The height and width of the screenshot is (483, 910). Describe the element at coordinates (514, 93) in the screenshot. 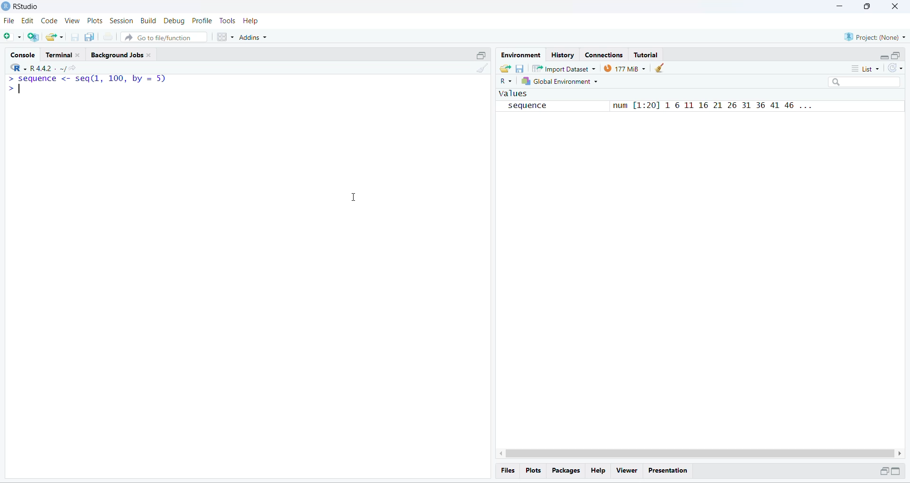

I see `values` at that location.